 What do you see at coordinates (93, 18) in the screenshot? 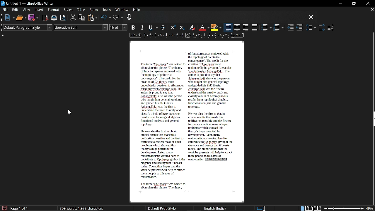
I see `Paste` at bounding box center [93, 18].